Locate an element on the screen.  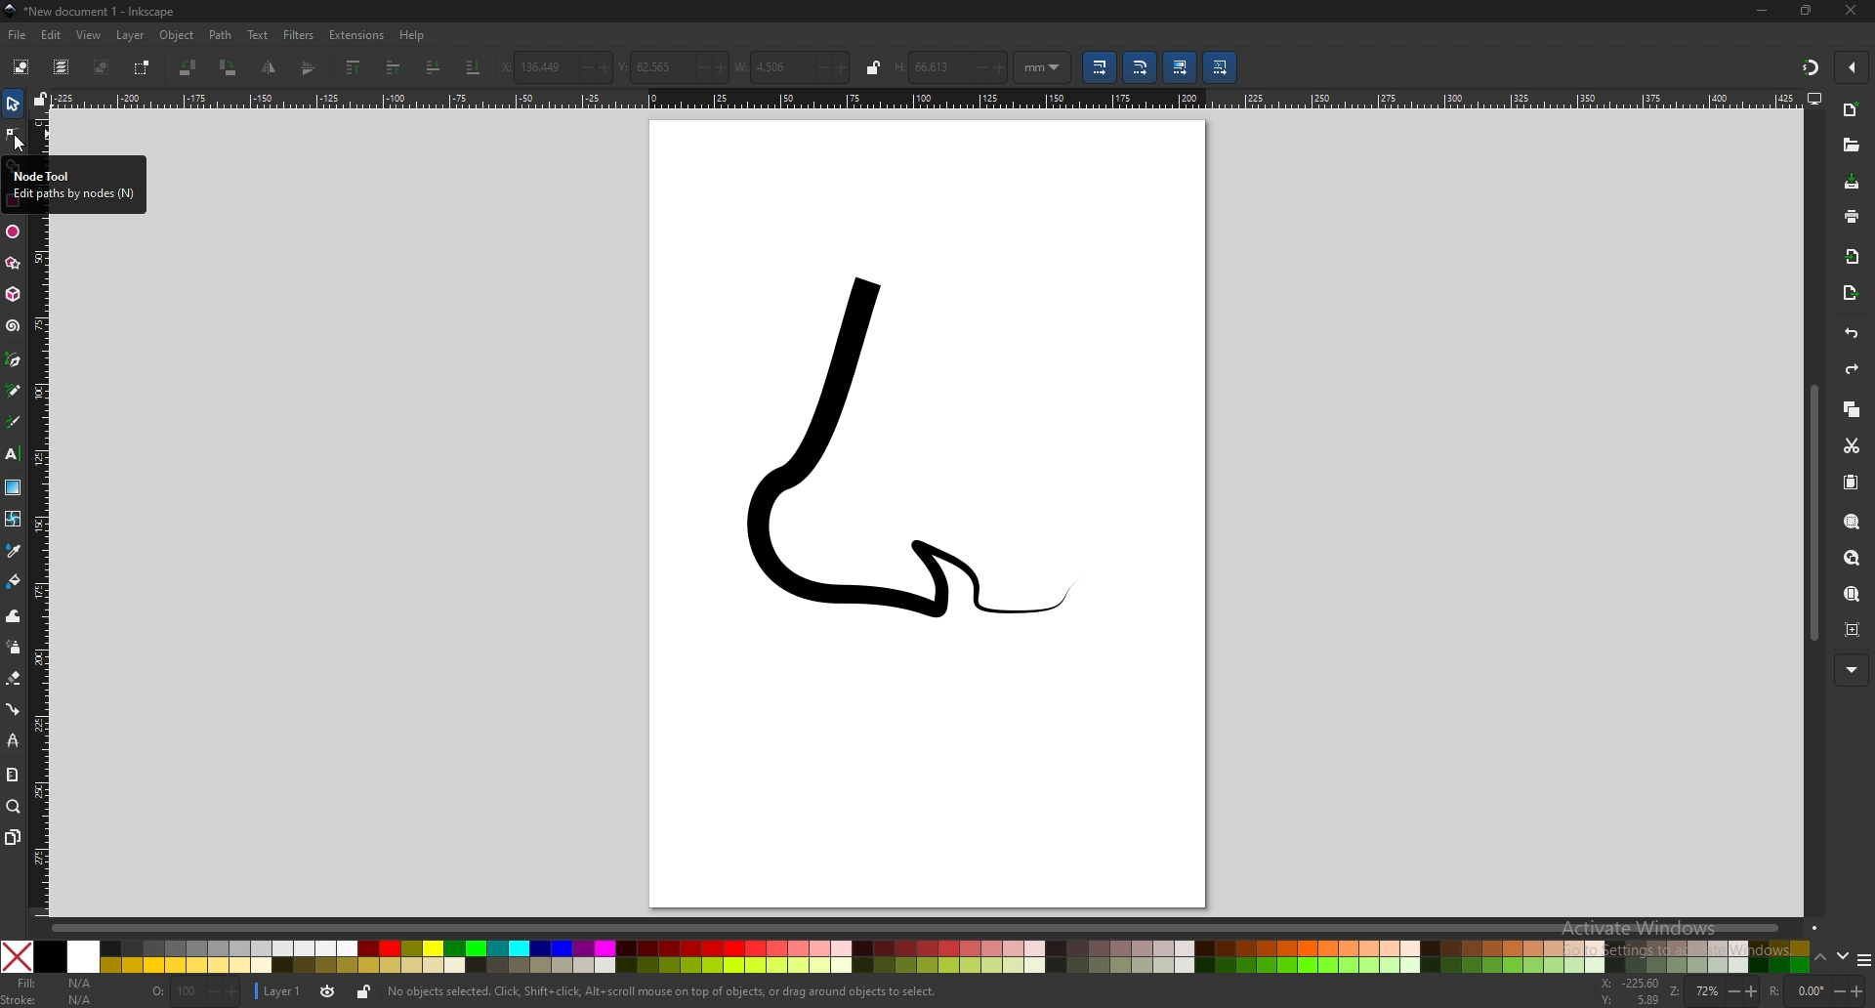
view is located at coordinates (92, 34).